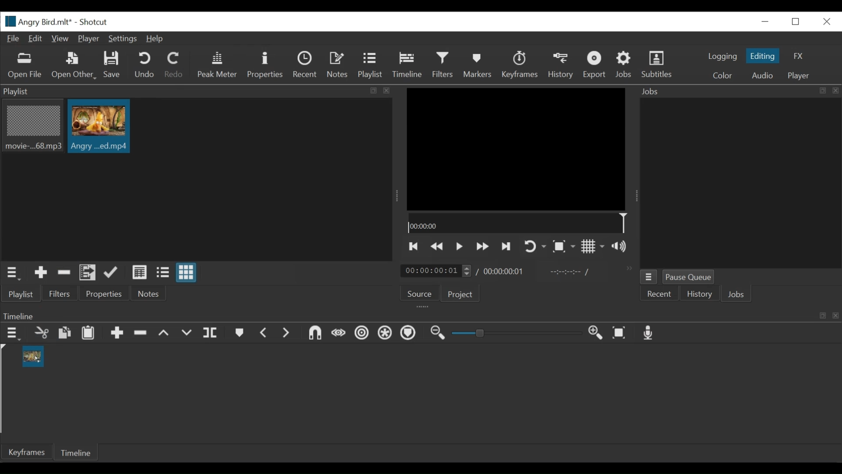  I want to click on Open File, so click(25, 66).